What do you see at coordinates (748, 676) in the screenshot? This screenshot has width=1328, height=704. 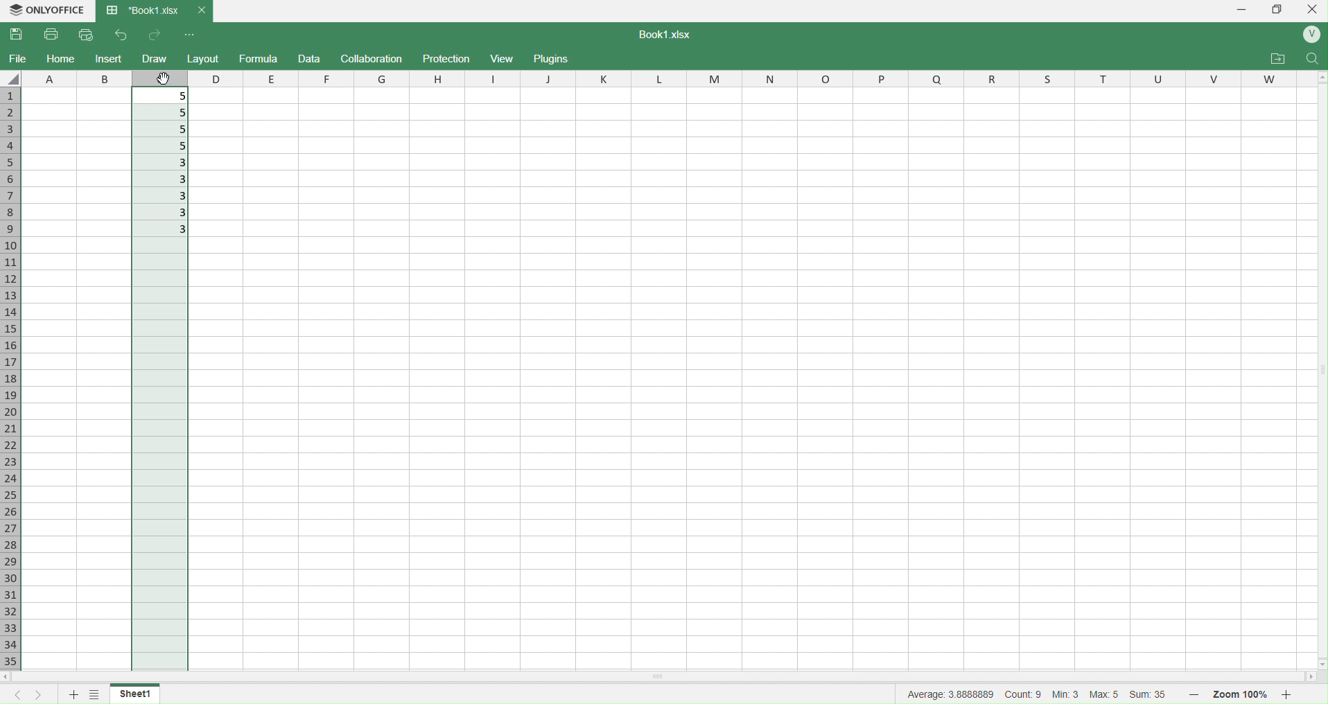 I see `Scrollbar` at bounding box center [748, 676].